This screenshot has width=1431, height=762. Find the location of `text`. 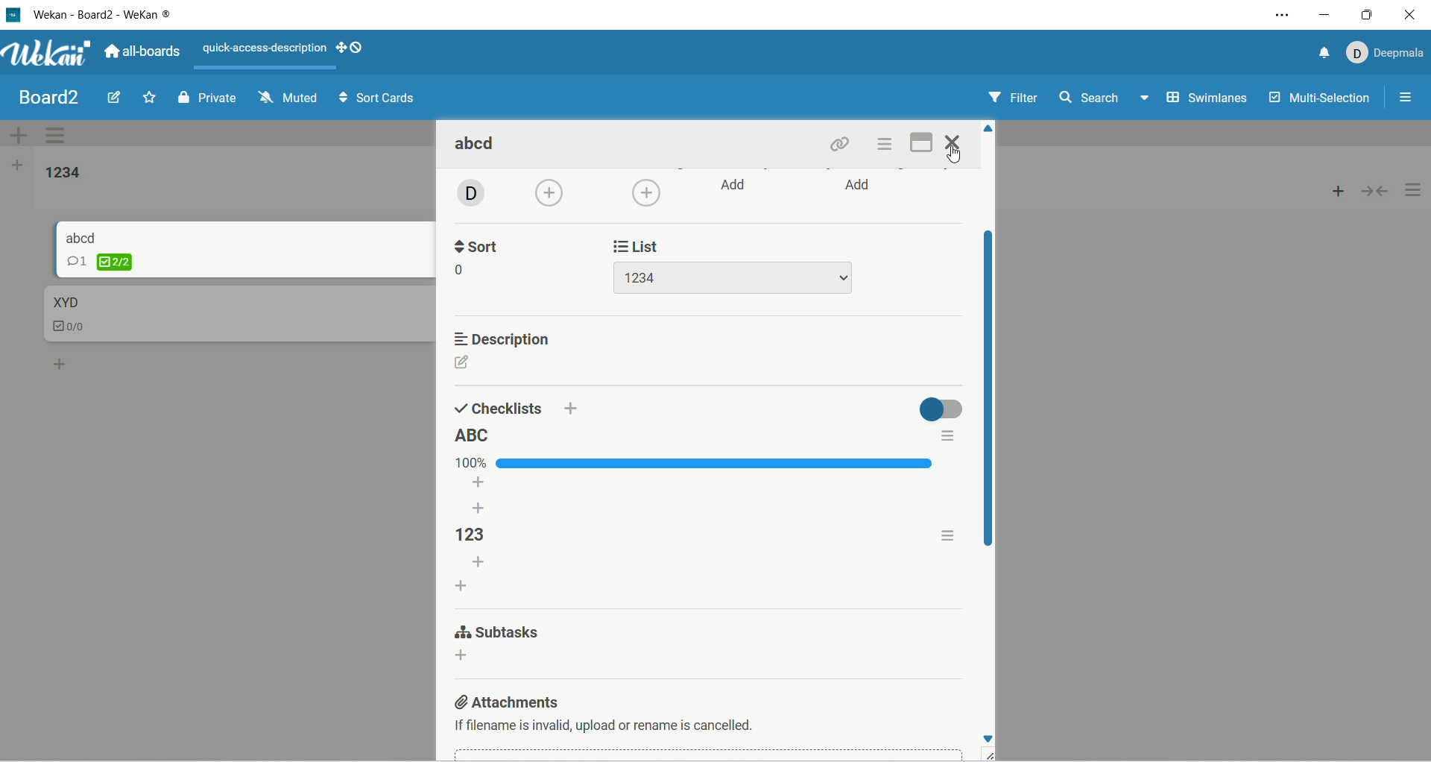

text is located at coordinates (265, 48).